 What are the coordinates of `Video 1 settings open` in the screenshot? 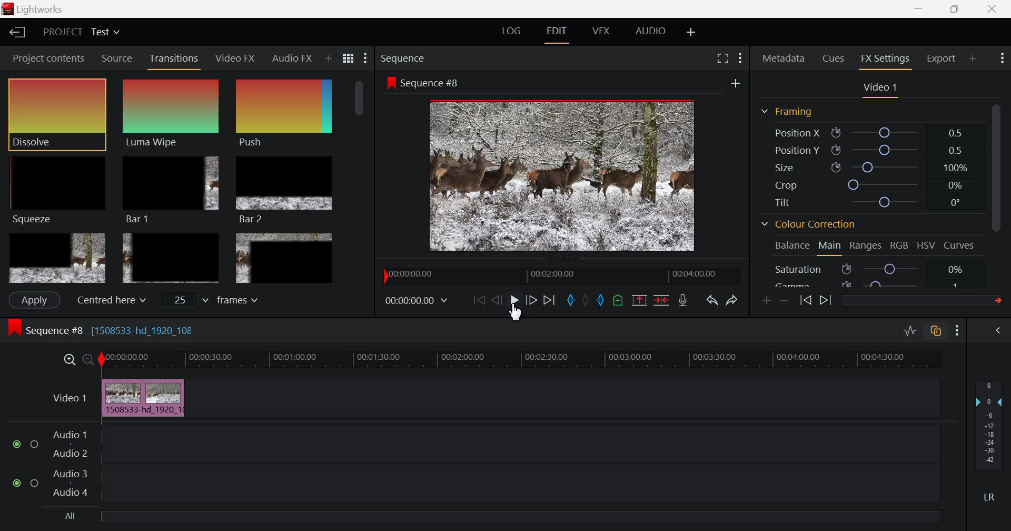 It's located at (881, 88).